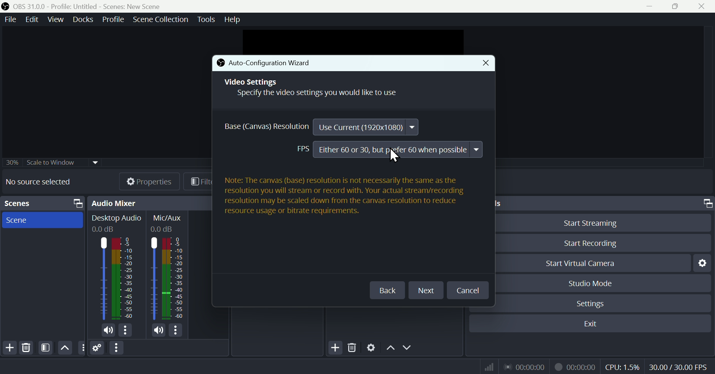  I want to click on minimise, so click(647, 6).